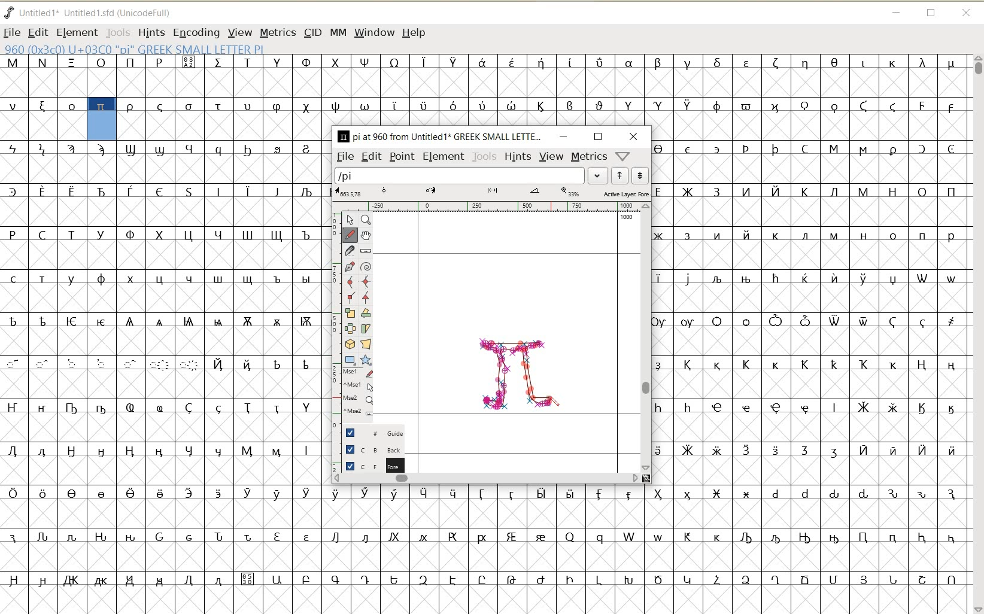 The image size is (984, 614). I want to click on rectangle or ellipse, so click(350, 360).